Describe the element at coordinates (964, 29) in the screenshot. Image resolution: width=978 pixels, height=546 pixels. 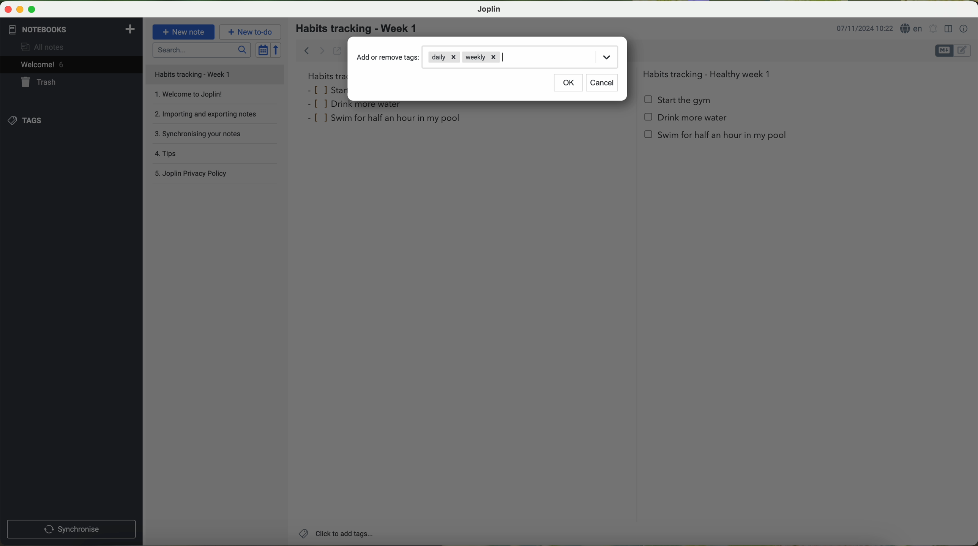
I see `note properties` at that location.